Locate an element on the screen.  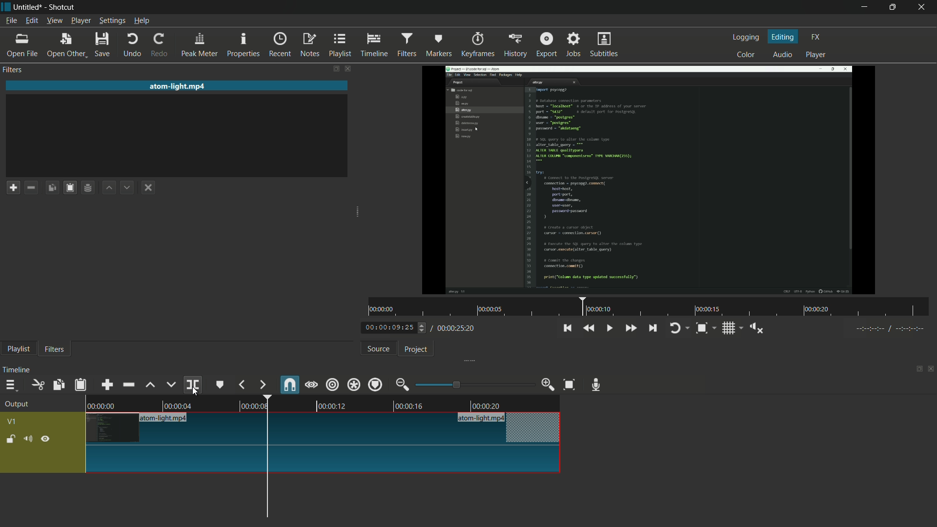
create or edit marker is located at coordinates (220, 385).